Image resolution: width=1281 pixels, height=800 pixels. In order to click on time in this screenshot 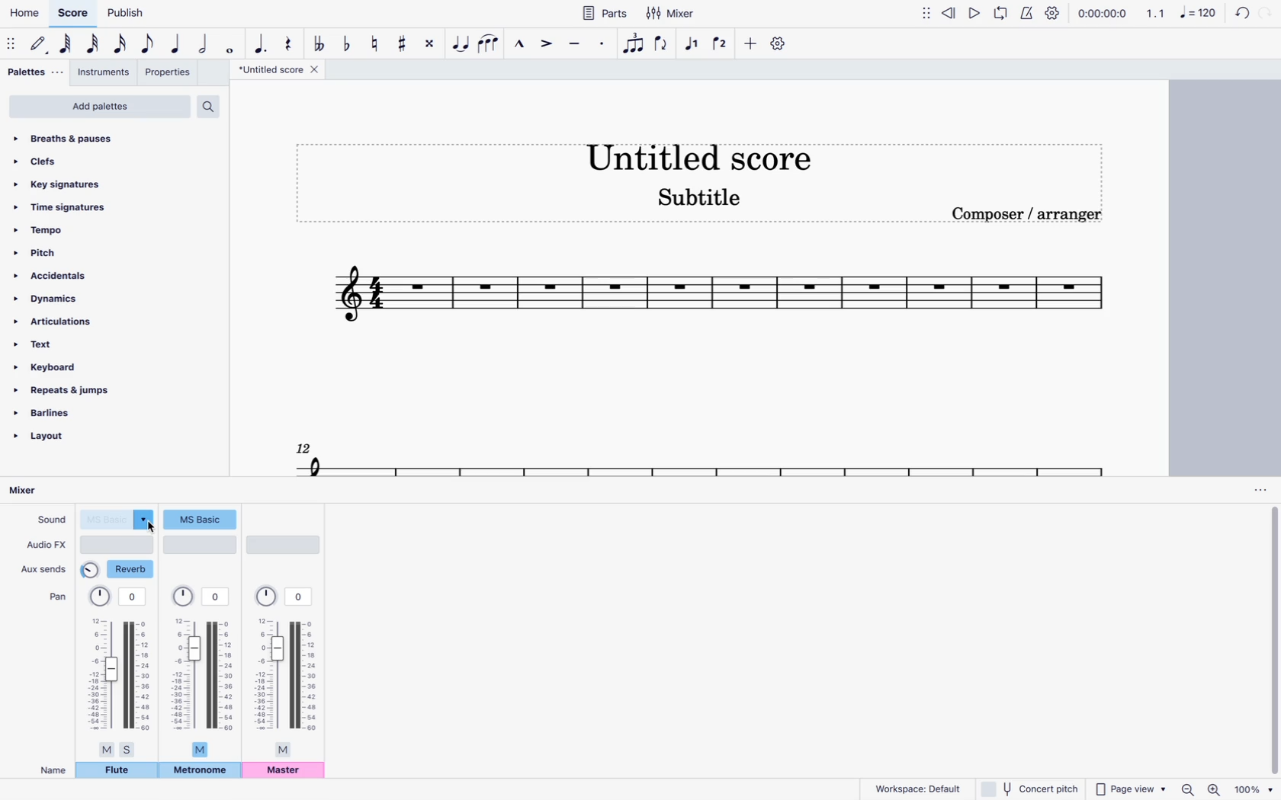, I will do `click(1102, 12)`.